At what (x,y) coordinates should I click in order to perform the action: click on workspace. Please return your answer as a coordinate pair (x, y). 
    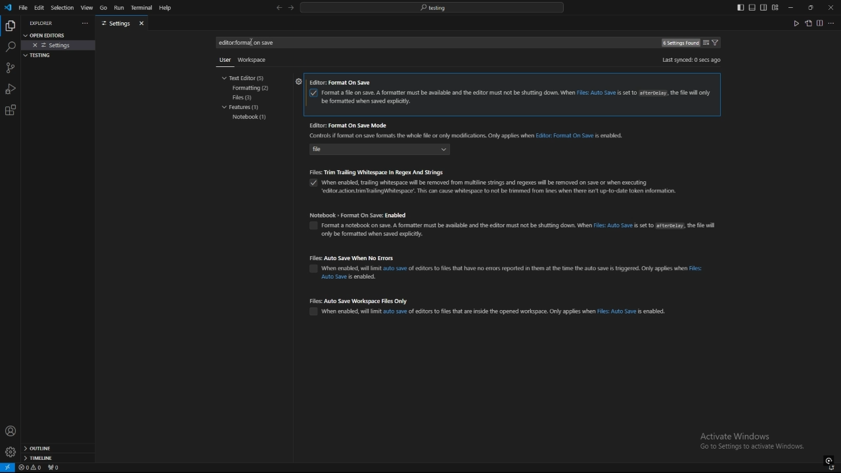
    Looking at the image, I should click on (255, 58).